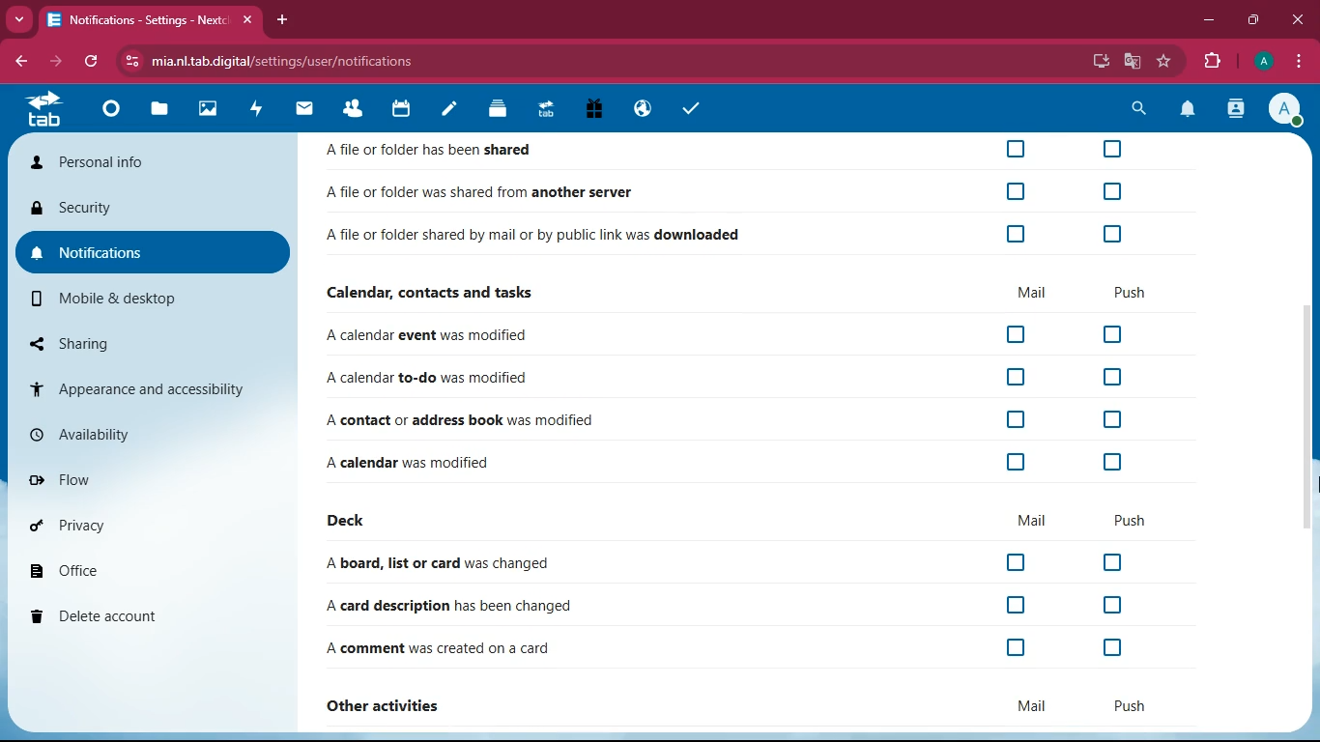 The height and width of the screenshot is (742, 1320). What do you see at coordinates (1021, 561) in the screenshot?
I see `off` at bounding box center [1021, 561].